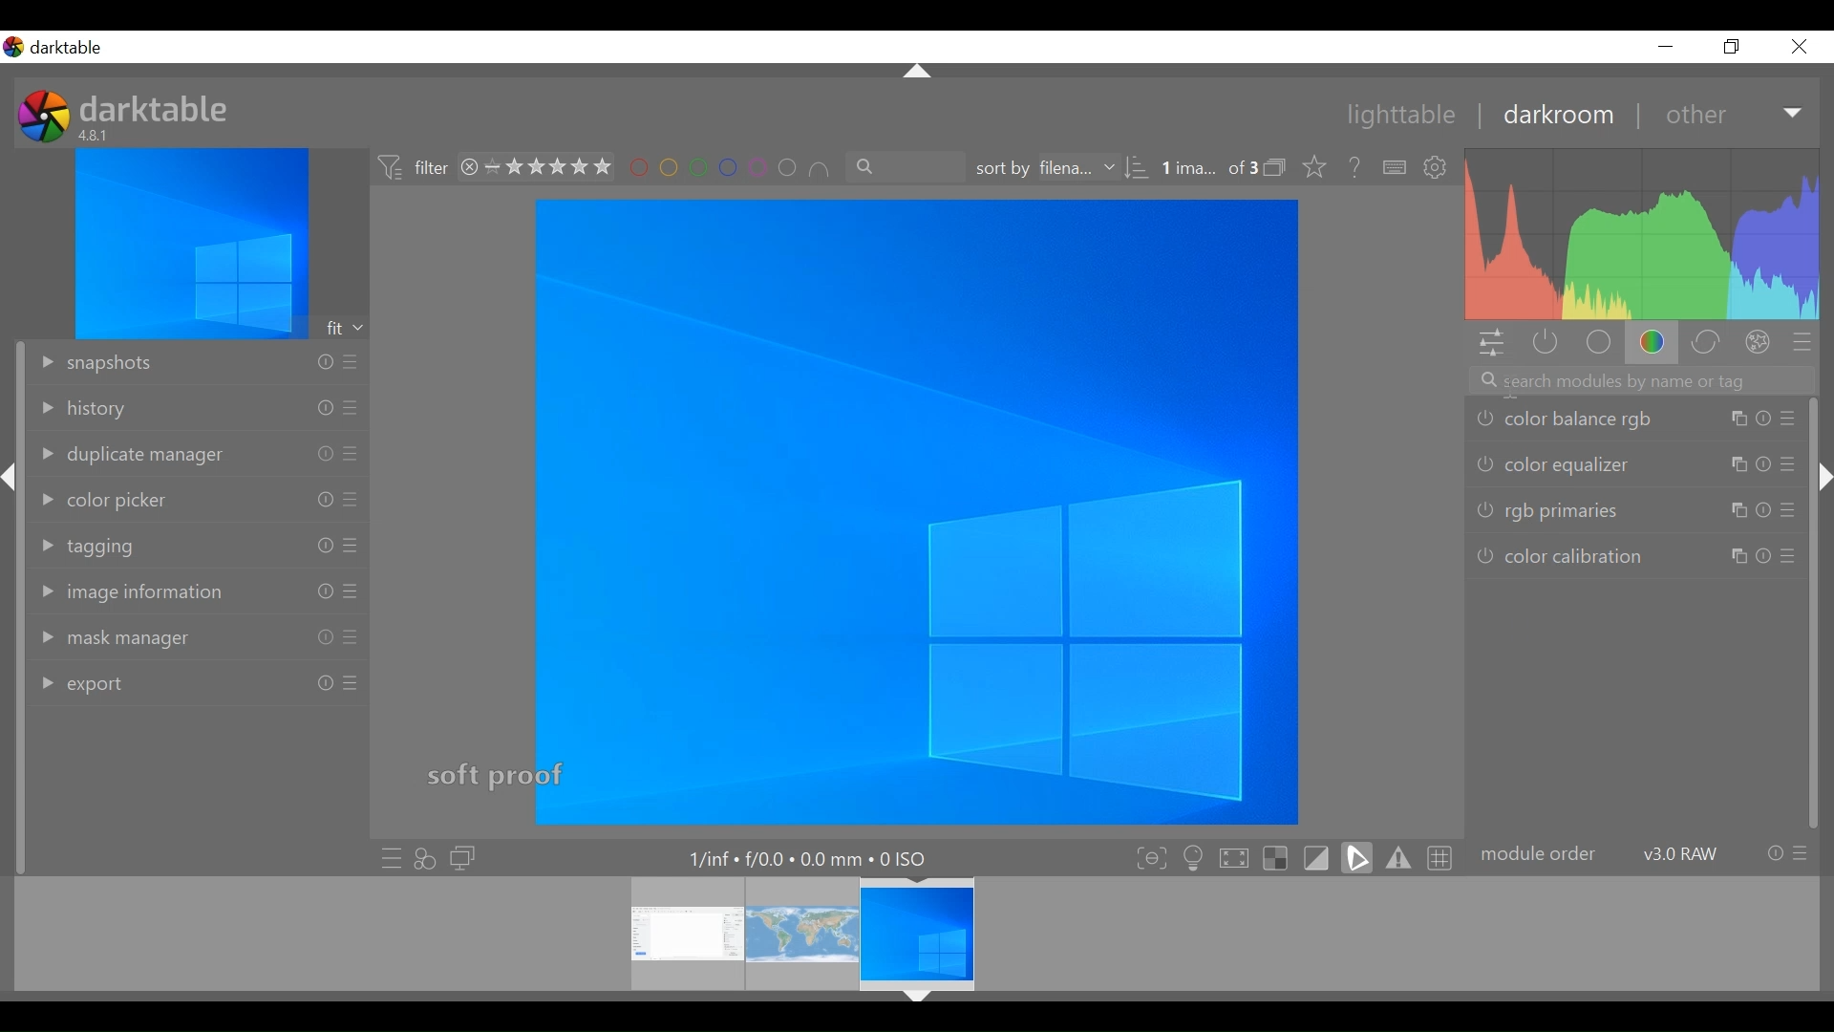 The width and height of the screenshot is (1834, 1032). What do you see at coordinates (1795, 115) in the screenshot?
I see `Expand` at bounding box center [1795, 115].